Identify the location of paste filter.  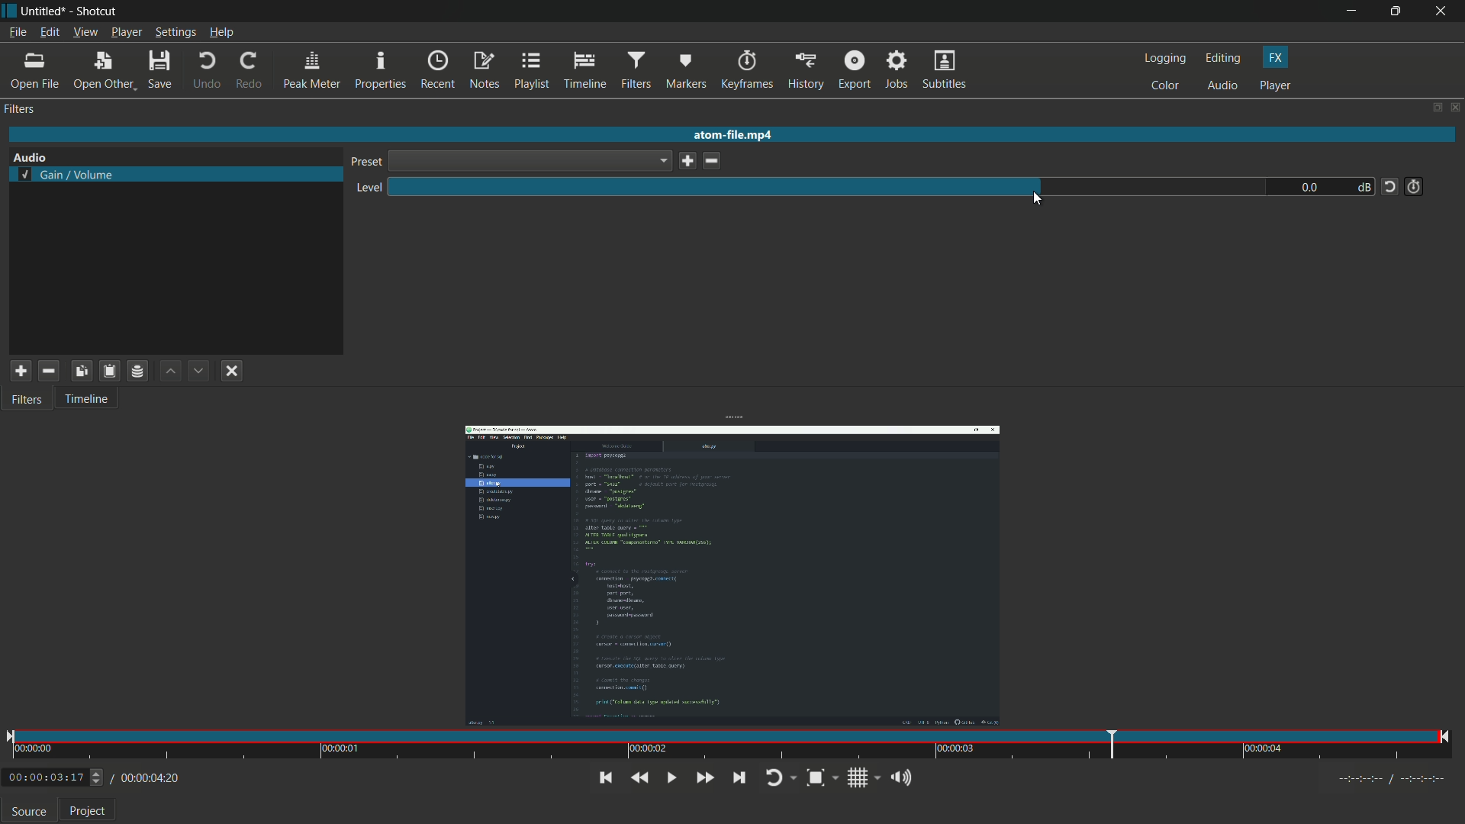
(111, 371).